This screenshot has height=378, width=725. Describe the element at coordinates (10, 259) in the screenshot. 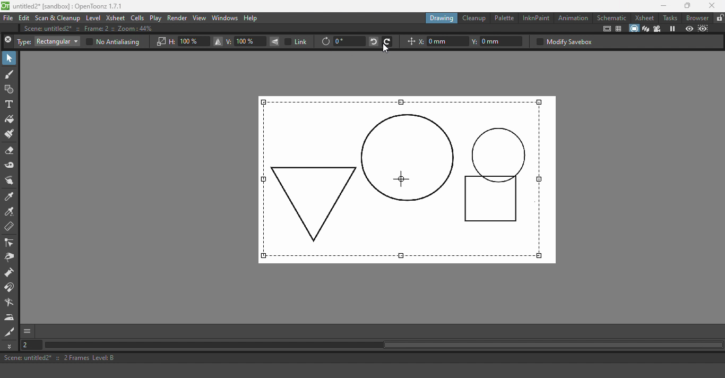

I see `Pinch tool` at that location.